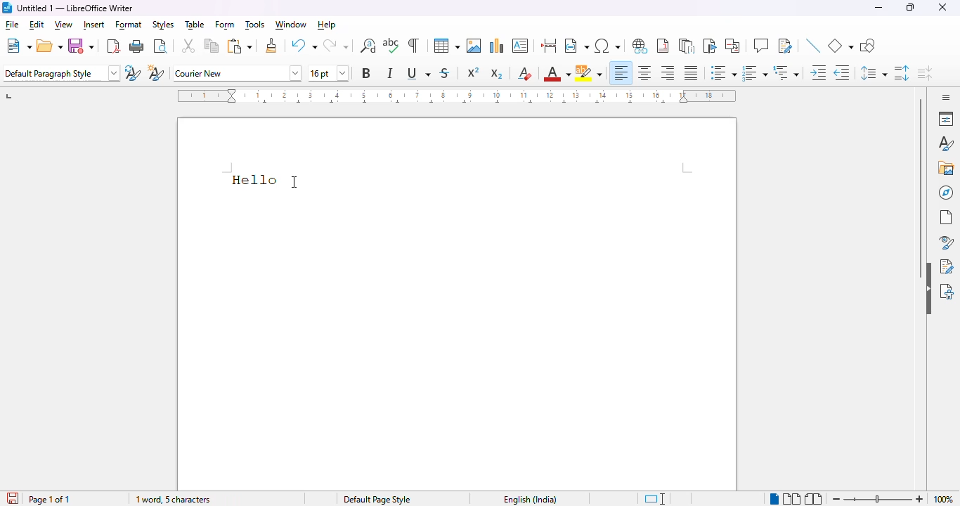 The height and width of the screenshot is (506, 960). What do you see at coordinates (447, 45) in the screenshot?
I see `insert table` at bounding box center [447, 45].